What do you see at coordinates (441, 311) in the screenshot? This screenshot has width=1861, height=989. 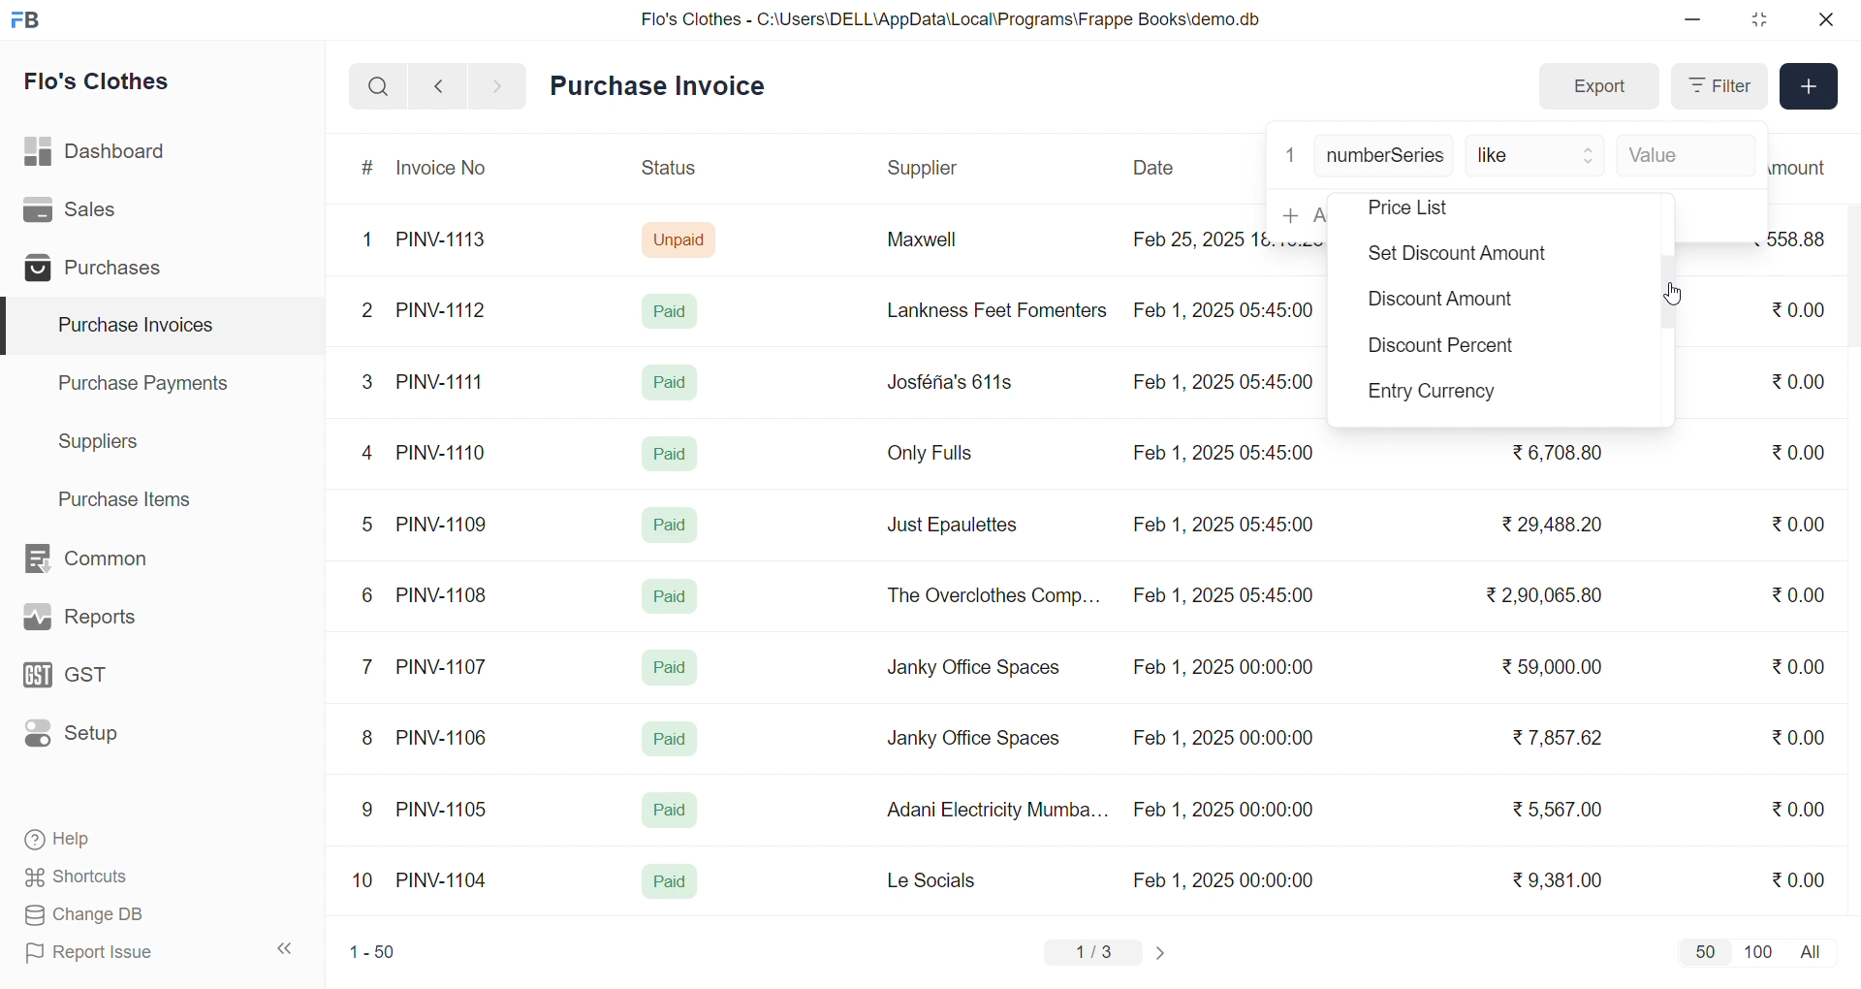 I see `PINV-1112` at bounding box center [441, 311].